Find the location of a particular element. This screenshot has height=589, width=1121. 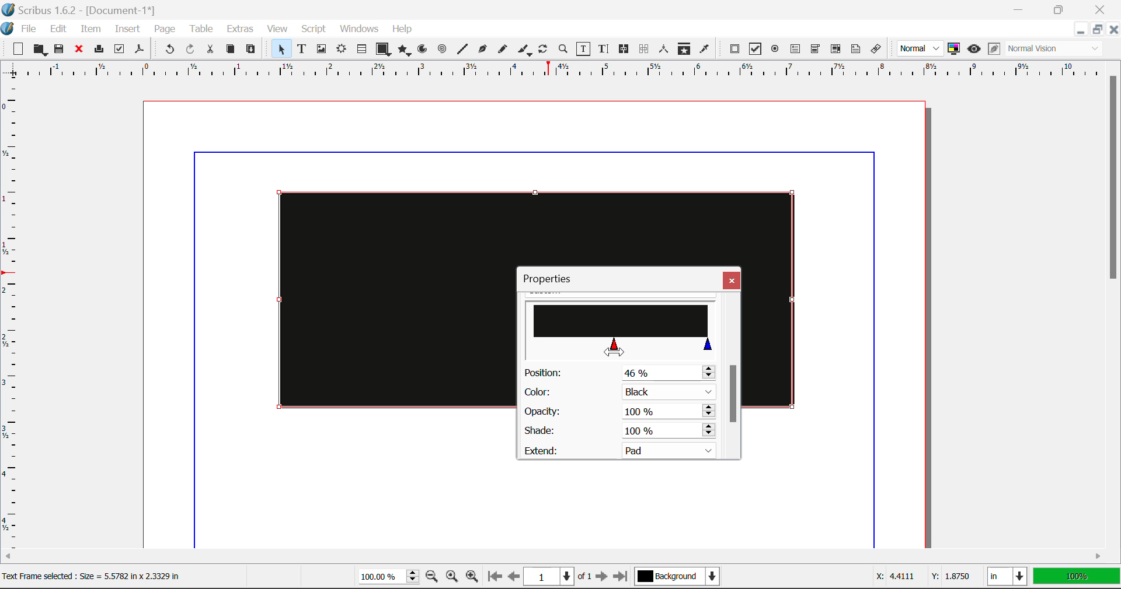

Shapes is located at coordinates (383, 50).